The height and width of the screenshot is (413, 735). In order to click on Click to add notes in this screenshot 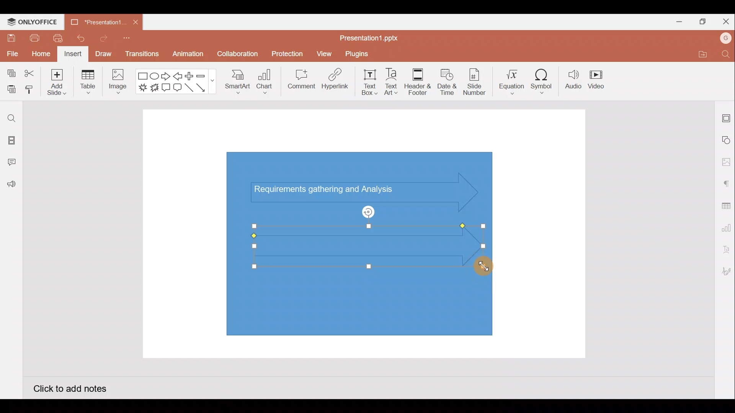, I will do `click(70, 388)`.